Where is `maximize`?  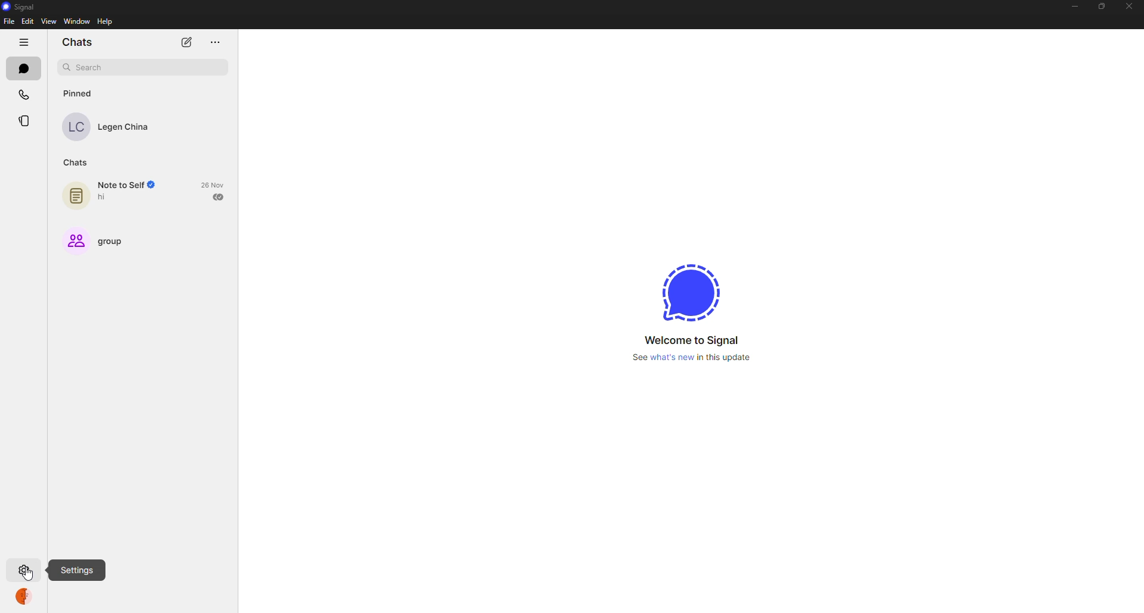 maximize is located at coordinates (1099, 7).